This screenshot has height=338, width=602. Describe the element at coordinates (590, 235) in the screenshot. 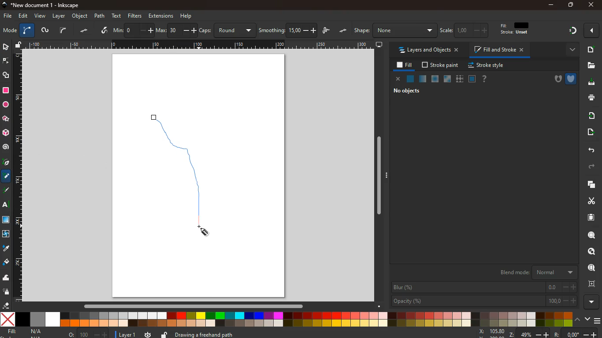

I see `search` at that location.